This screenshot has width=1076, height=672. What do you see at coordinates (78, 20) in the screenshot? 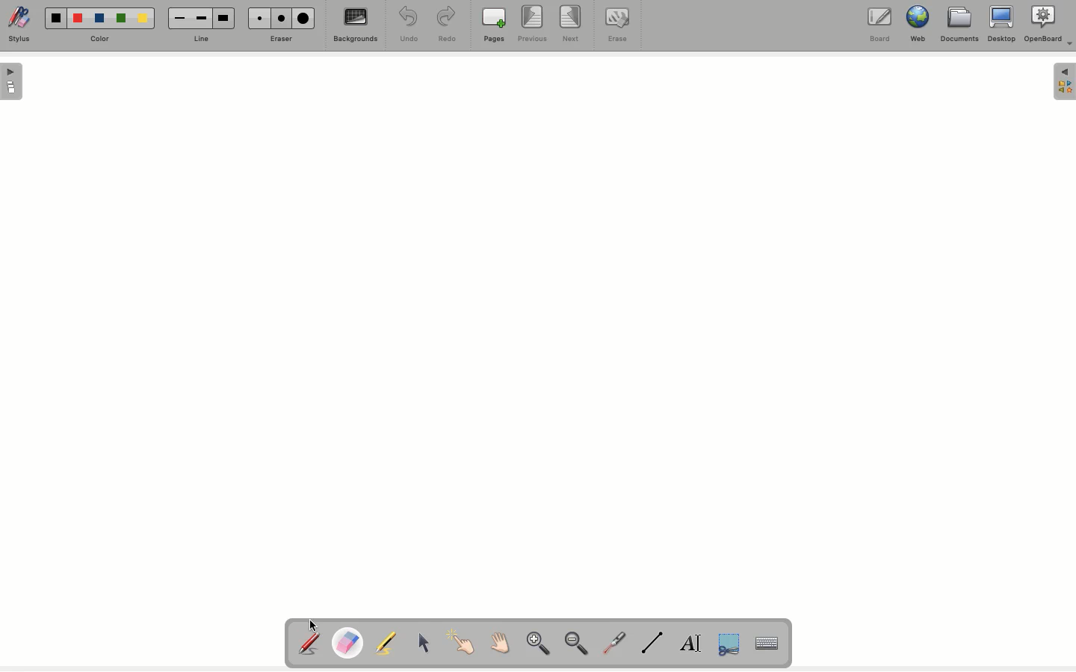
I see `Red` at bounding box center [78, 20].